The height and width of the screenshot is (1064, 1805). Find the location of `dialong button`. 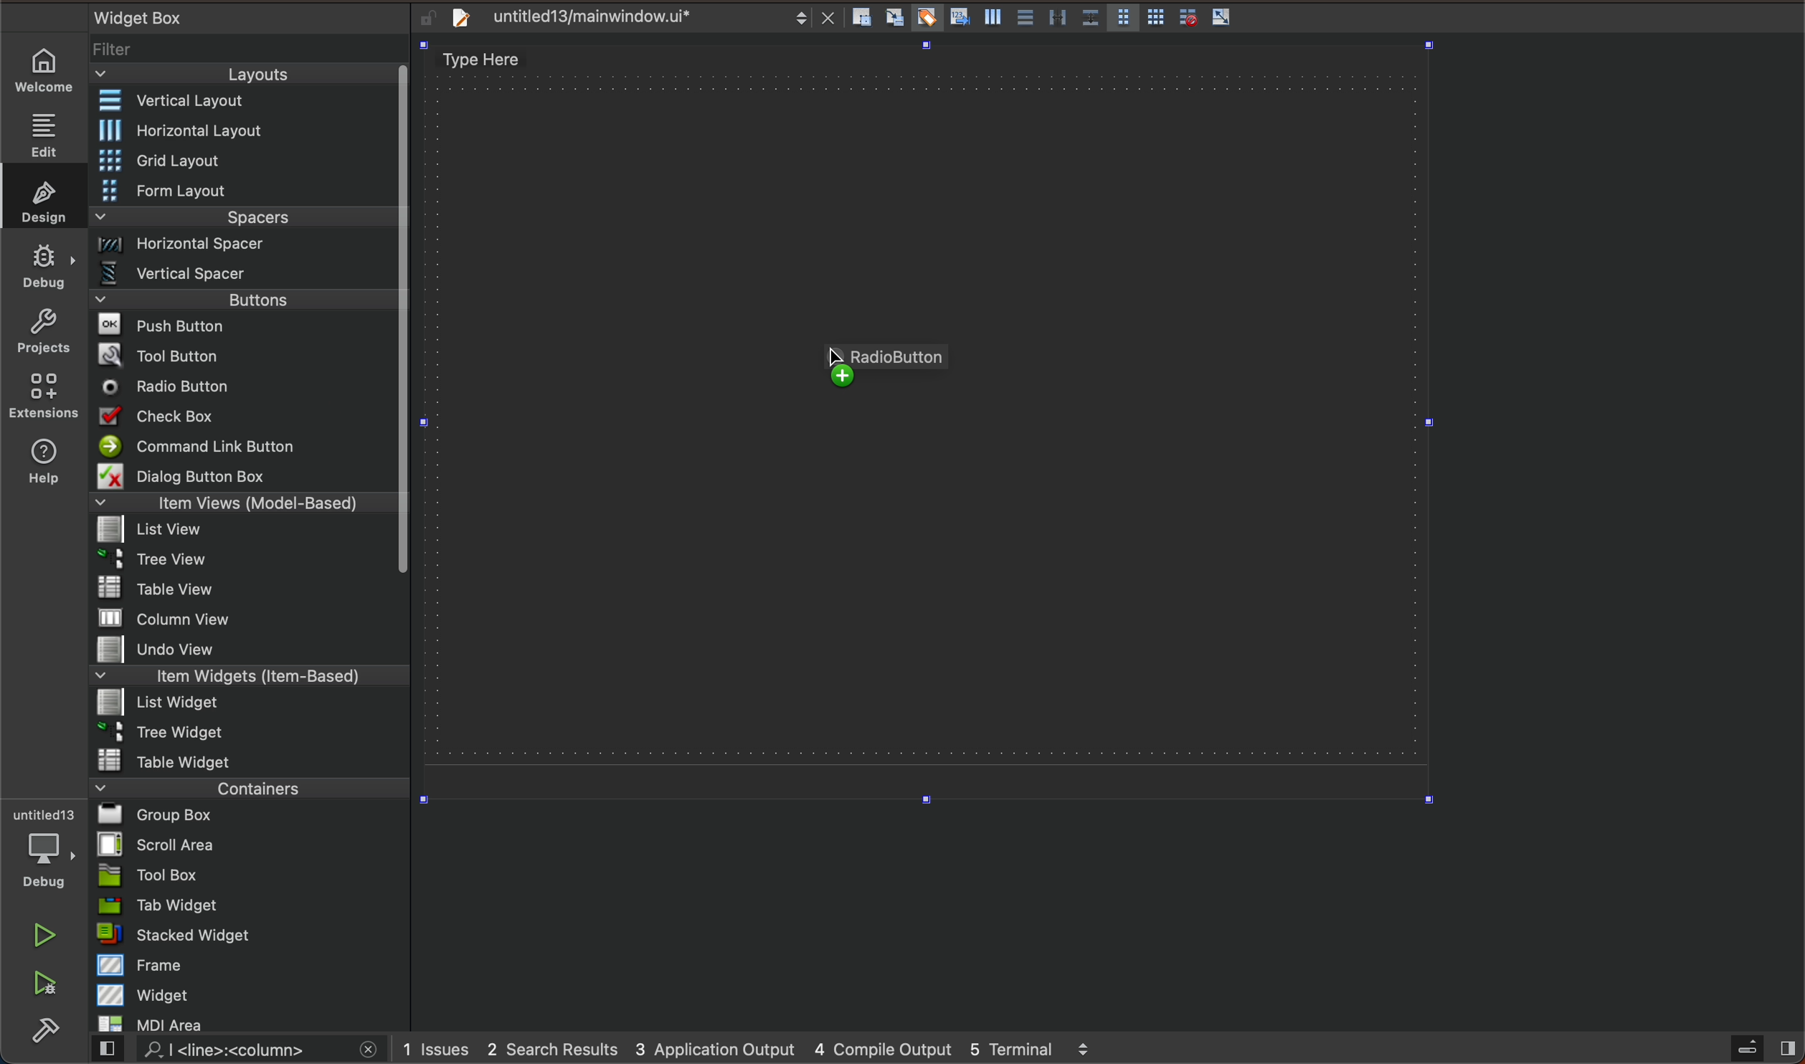

dialong button is located at coordinates (241, 478).